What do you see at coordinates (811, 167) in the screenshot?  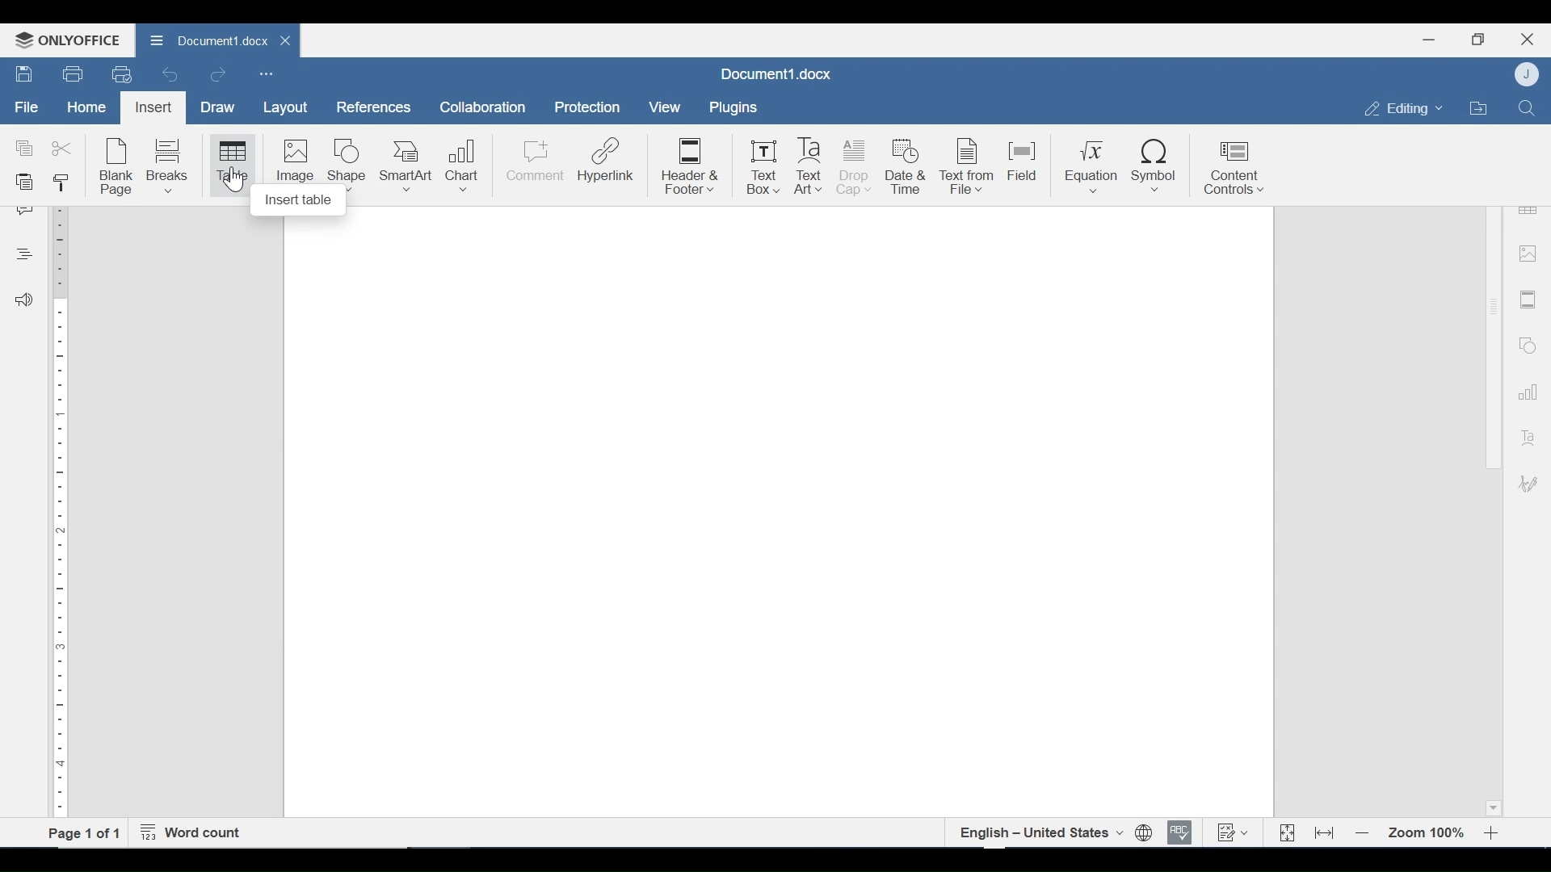 I see `Text Art` at bounding box center [811, 167].